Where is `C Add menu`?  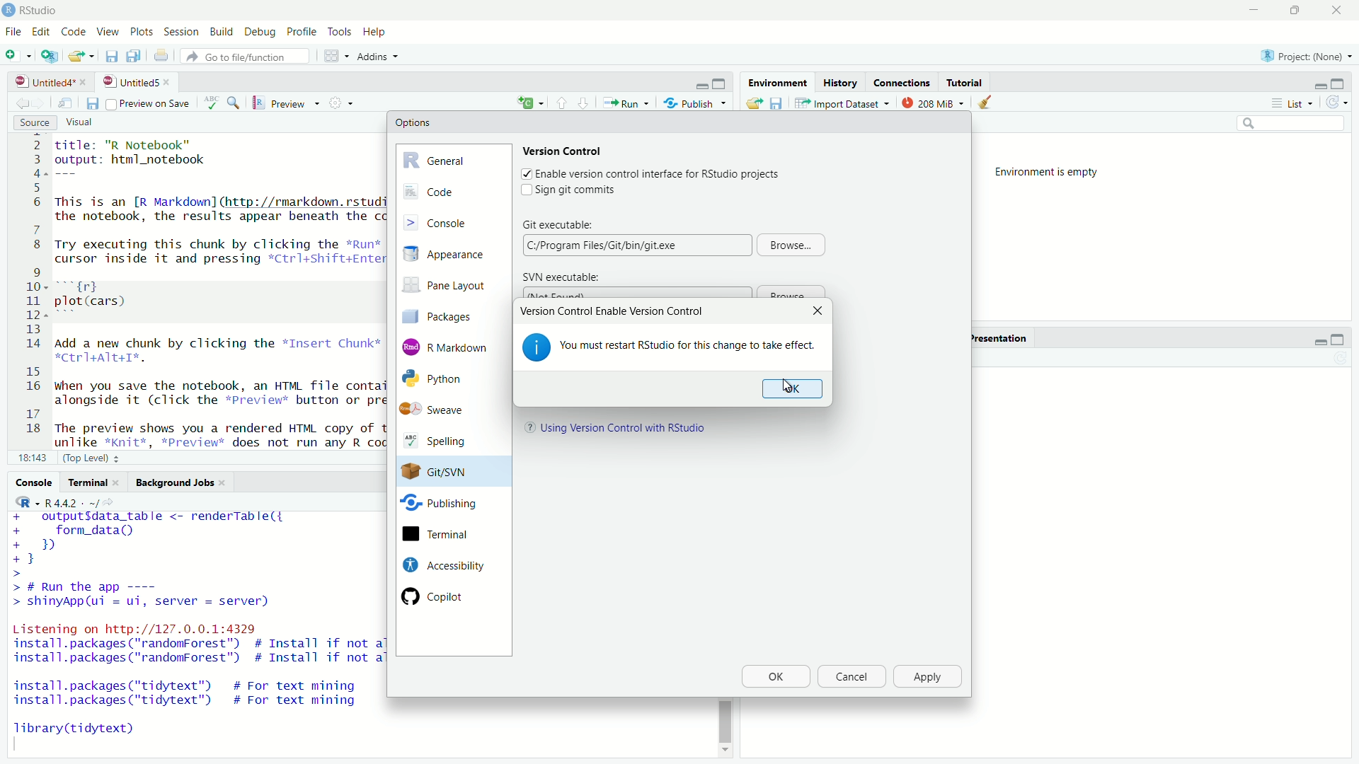 C Add menu is located at coordinates (530, 101).